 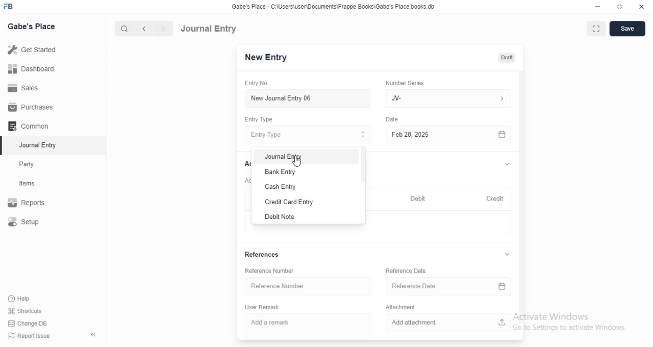 What do you see at coordinates (31, 323) in the screenshot?
I see `Change DB` at bounding box center [31, 323].